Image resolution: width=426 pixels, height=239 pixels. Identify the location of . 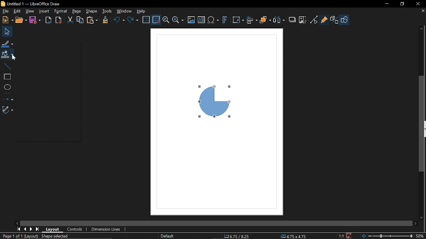
(33, 228).